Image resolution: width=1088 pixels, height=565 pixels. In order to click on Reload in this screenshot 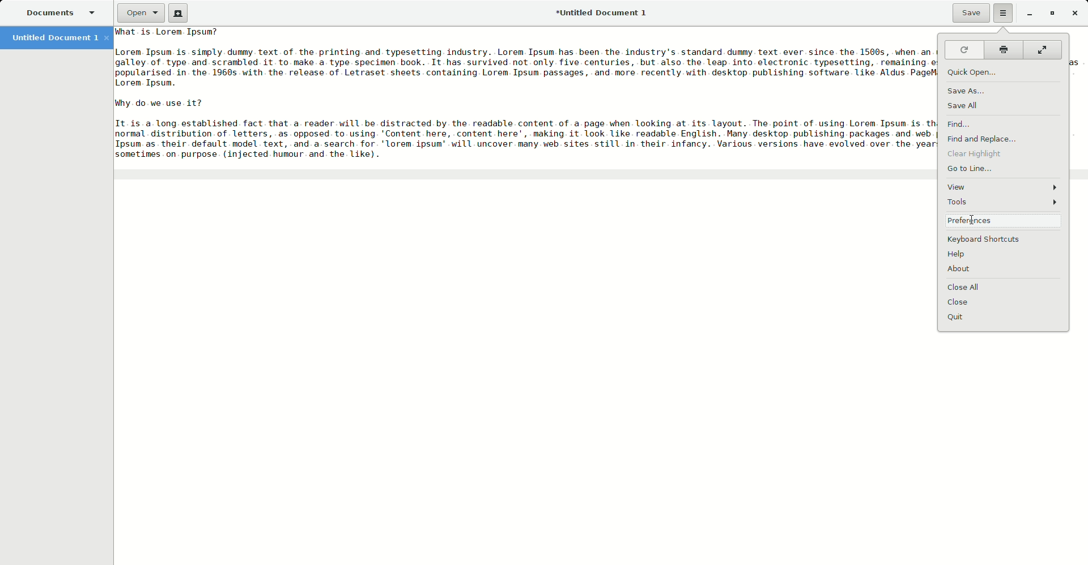, I will do `click(964, 50)`.